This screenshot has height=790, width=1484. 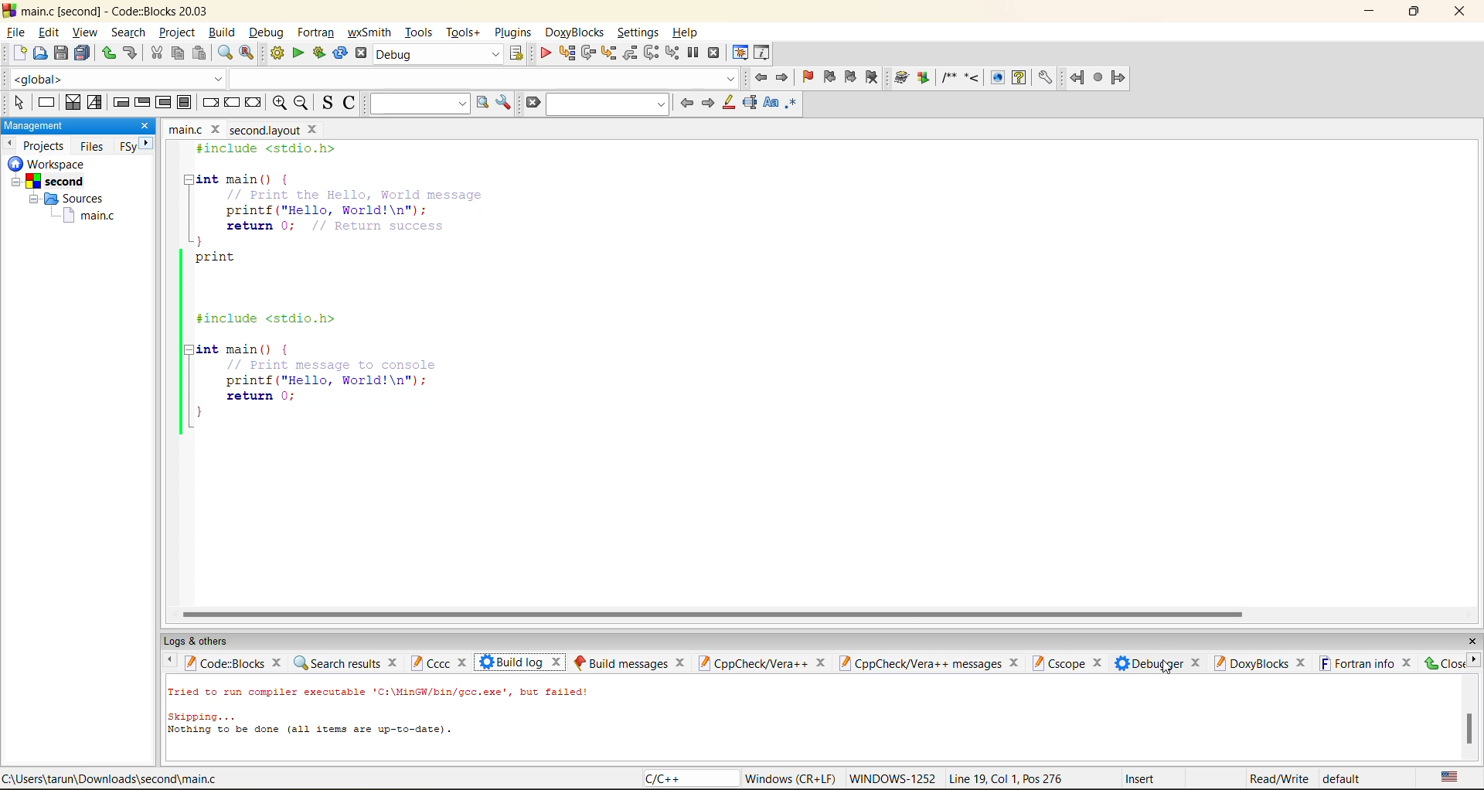 I want to click on step into instruction, so click(x=673, y=53).